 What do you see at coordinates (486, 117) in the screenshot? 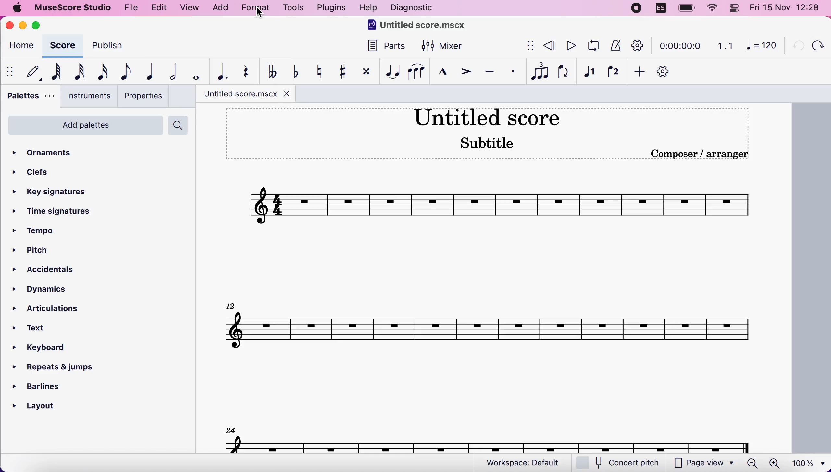
I see `title` at bounding box center [486, 117].